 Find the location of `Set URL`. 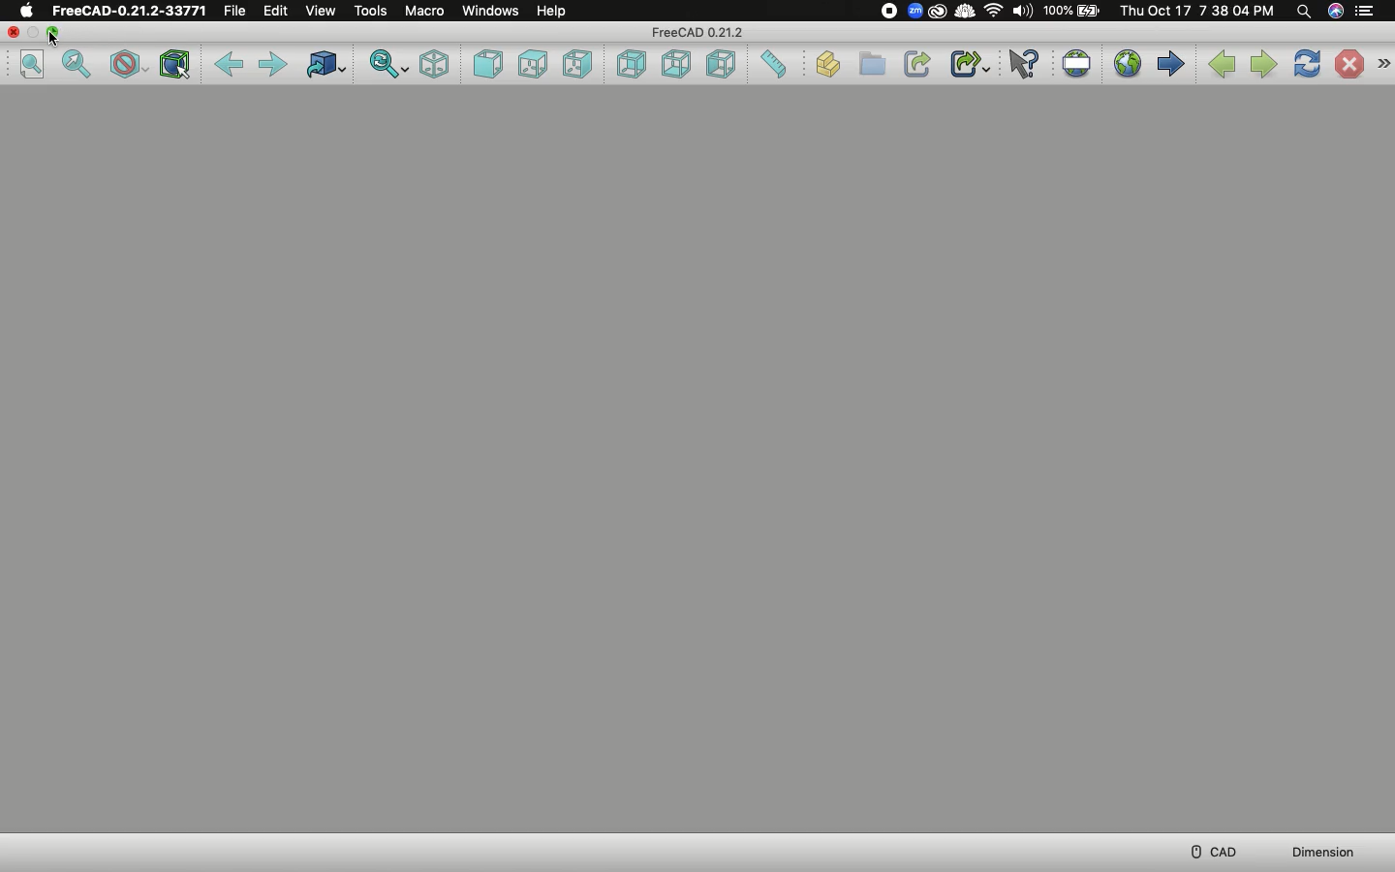

Set URL is located at coordinates (1075, 64).